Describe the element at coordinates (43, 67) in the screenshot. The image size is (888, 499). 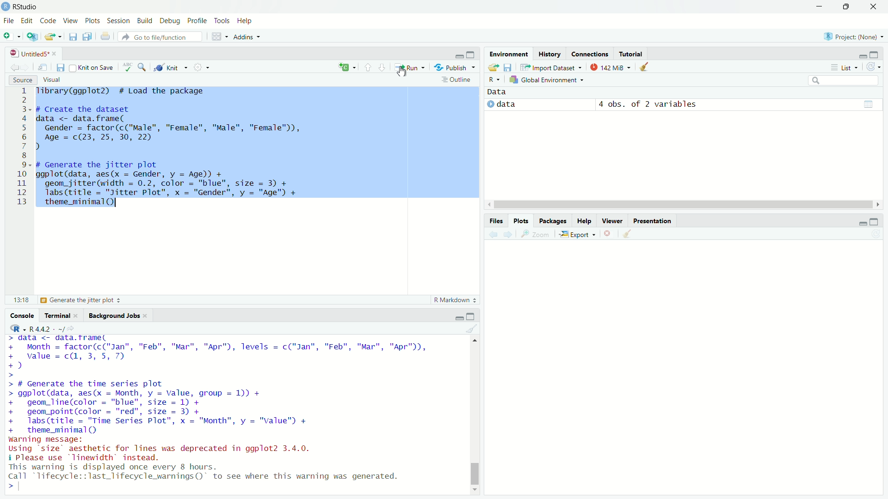
I see `show in new window` at that location.